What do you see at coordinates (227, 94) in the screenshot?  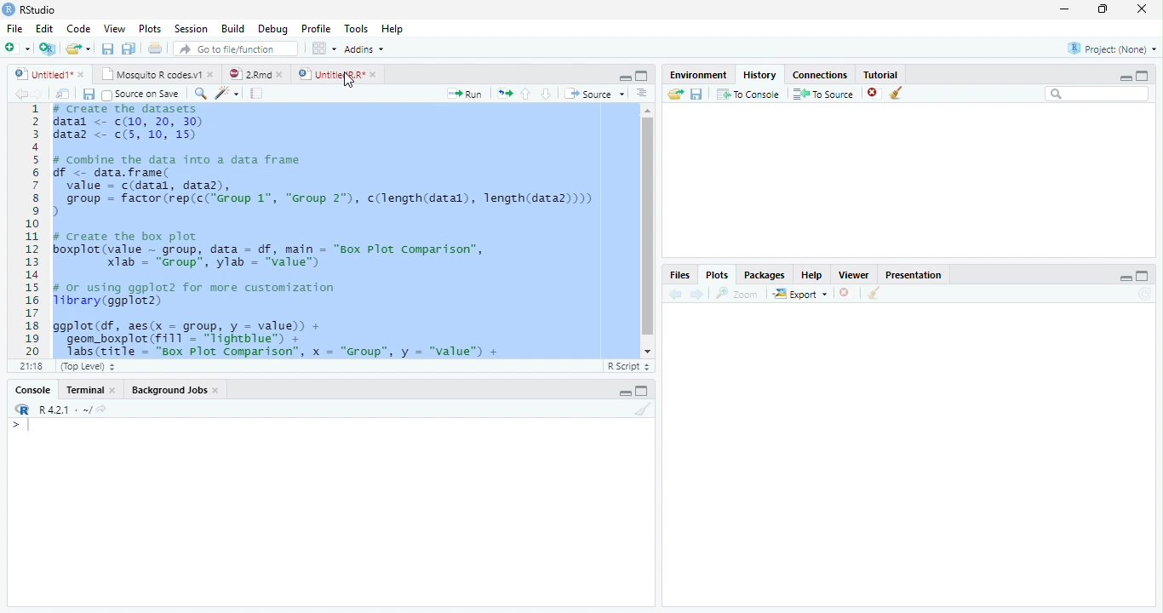 I see `Code tools` at bounding box center [227, 94].